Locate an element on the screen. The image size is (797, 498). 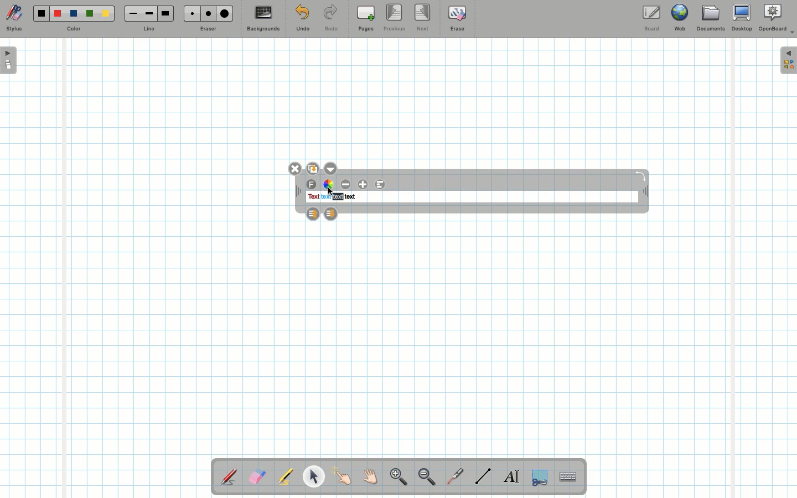
Black is located at coordinates (40, 13).